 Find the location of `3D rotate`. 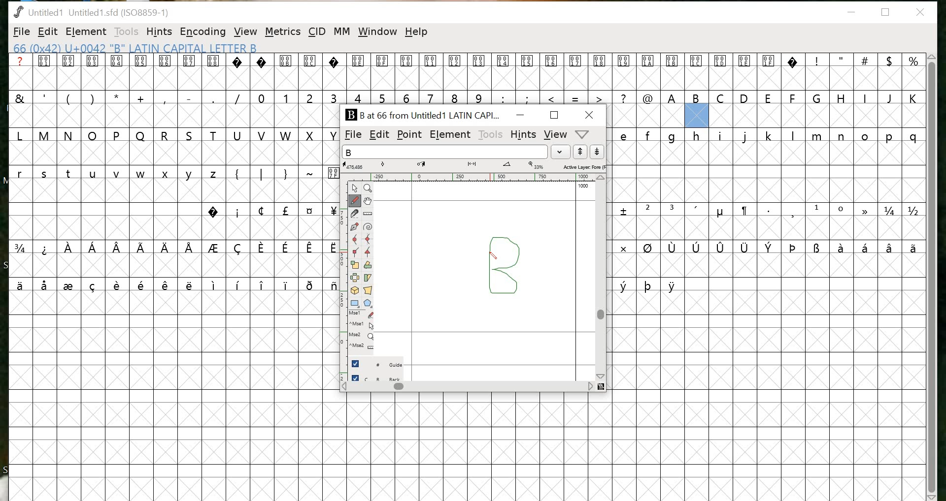

3D rotate is located at coordinates (355, 292).